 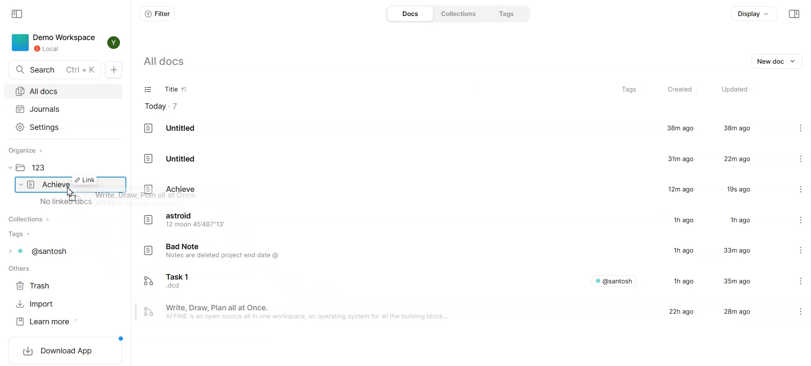 I want to click on Filter, so click(x=157, y=13).